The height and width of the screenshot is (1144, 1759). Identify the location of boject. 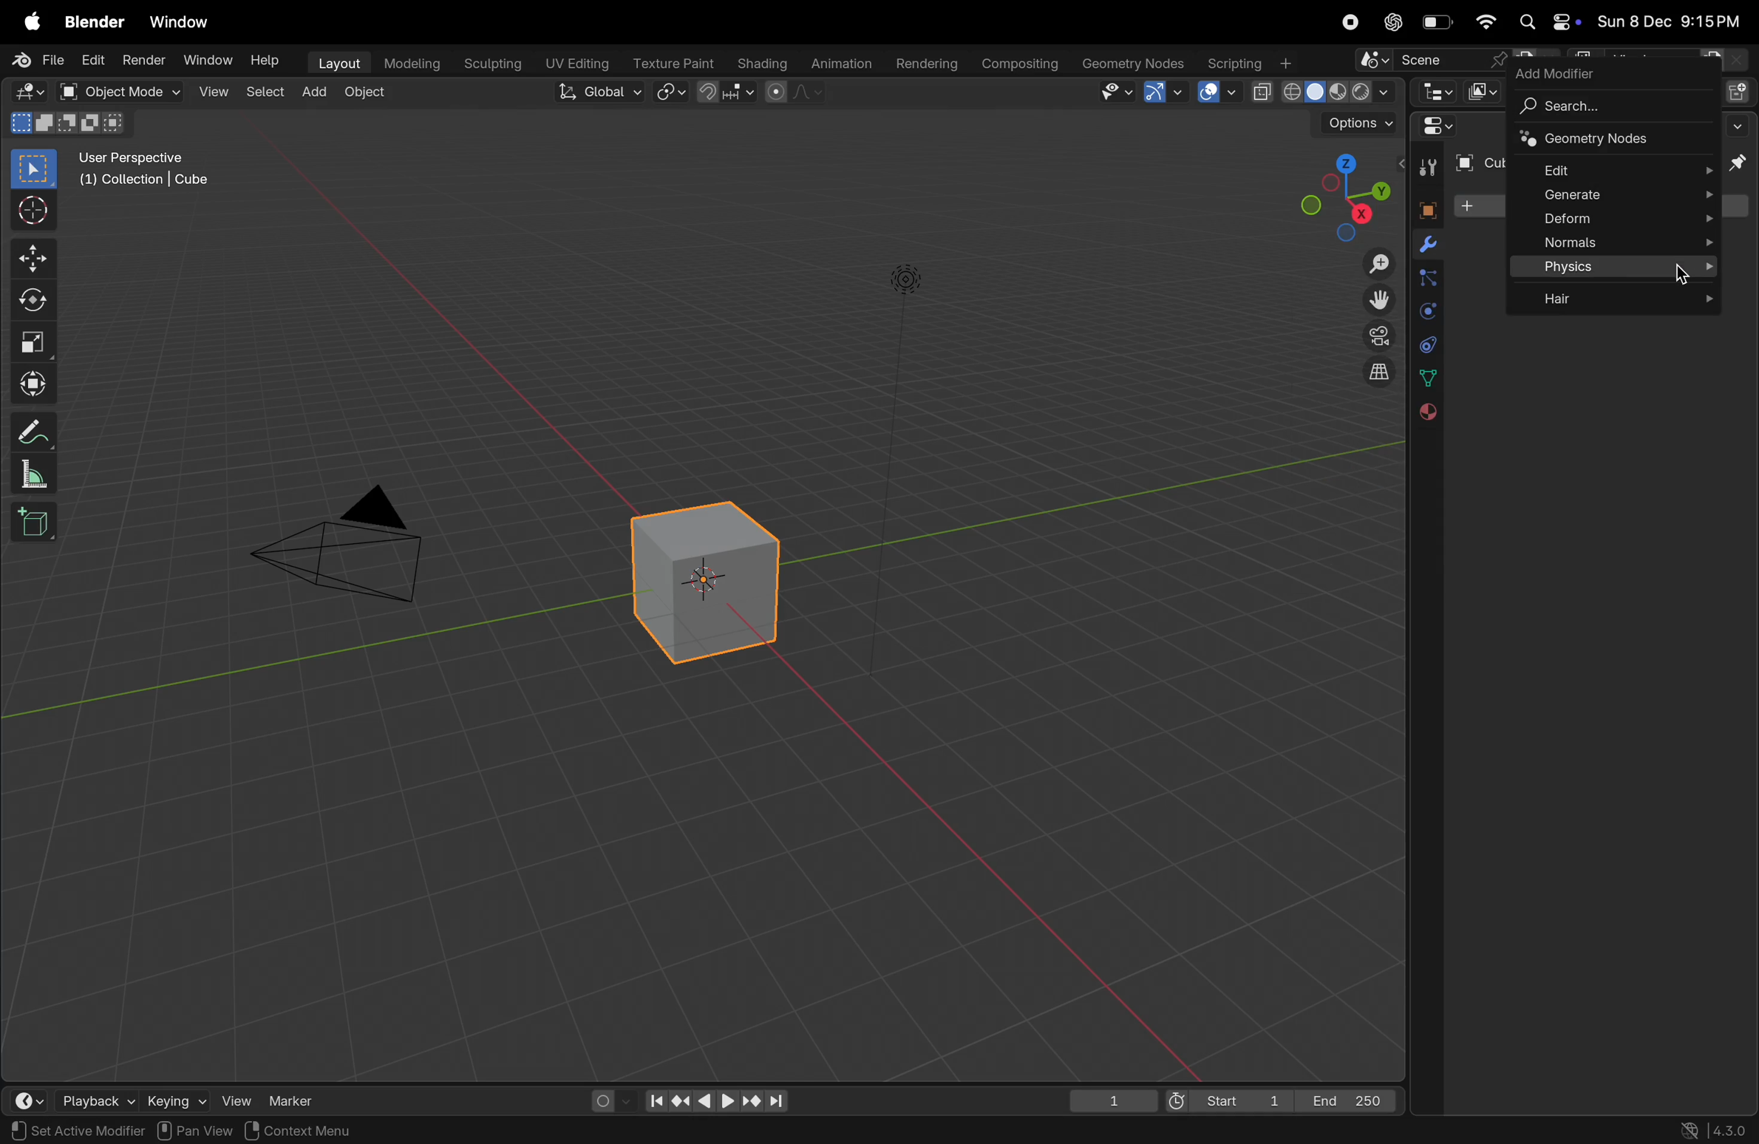
(712, 581).